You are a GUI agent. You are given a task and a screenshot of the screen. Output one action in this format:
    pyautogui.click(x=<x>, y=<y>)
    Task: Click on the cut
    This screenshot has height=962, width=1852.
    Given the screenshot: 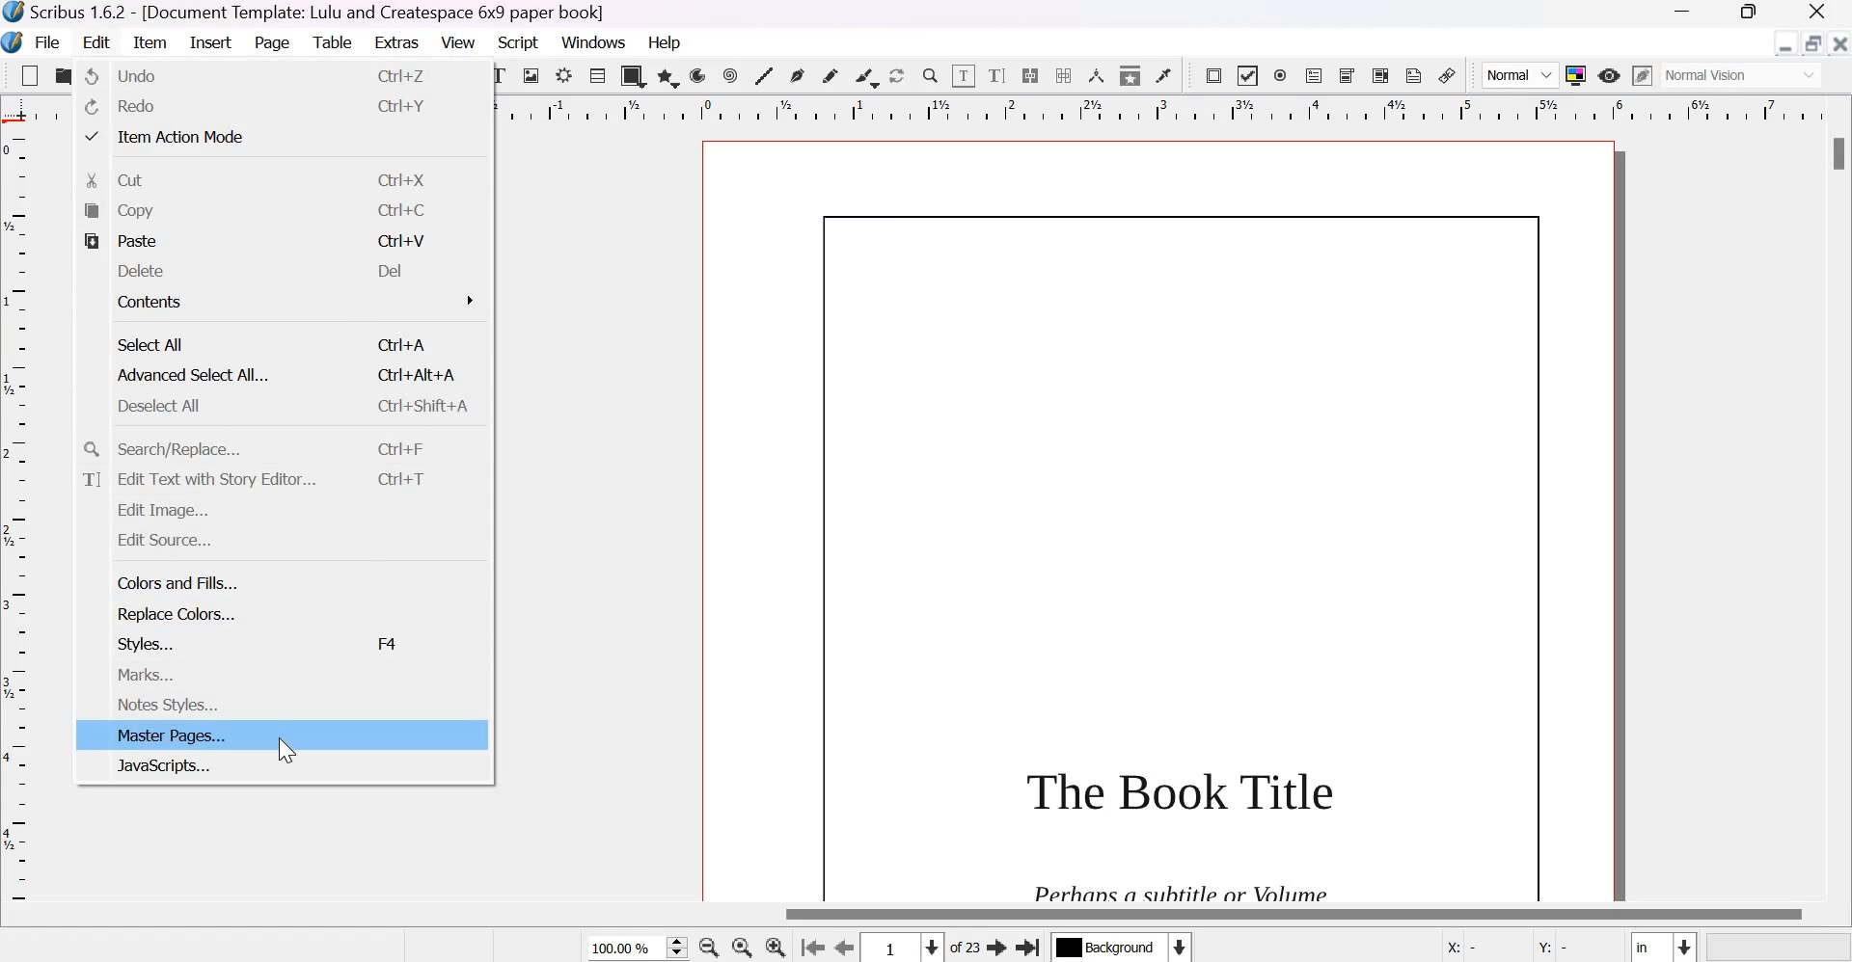 What is the action you would take?
    pyautogui.click(x=92, y=181)
    